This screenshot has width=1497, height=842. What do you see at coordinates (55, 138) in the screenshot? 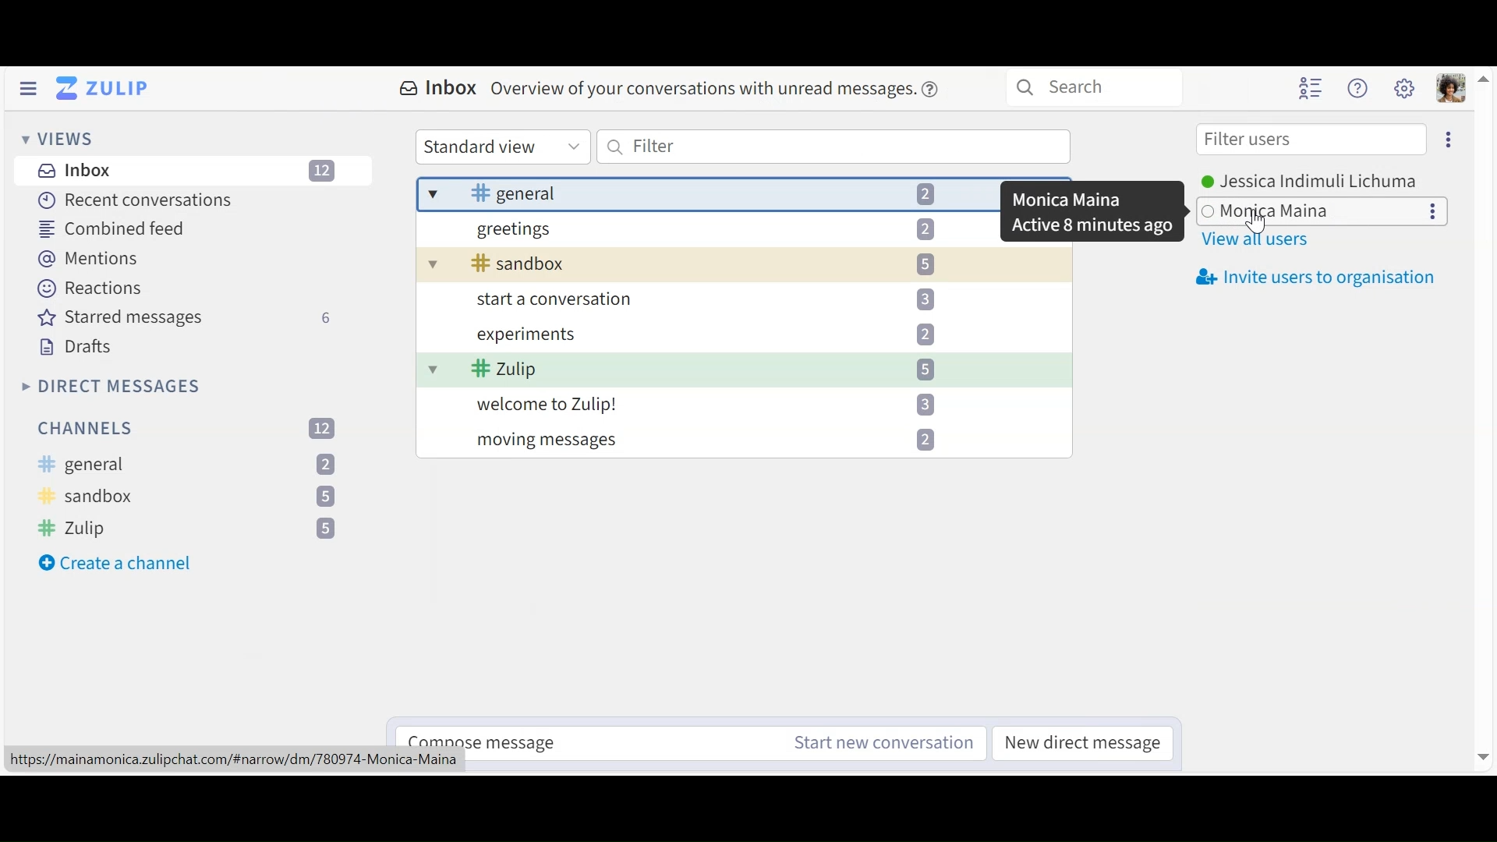
I see `View` at bounding box center [55, 138].